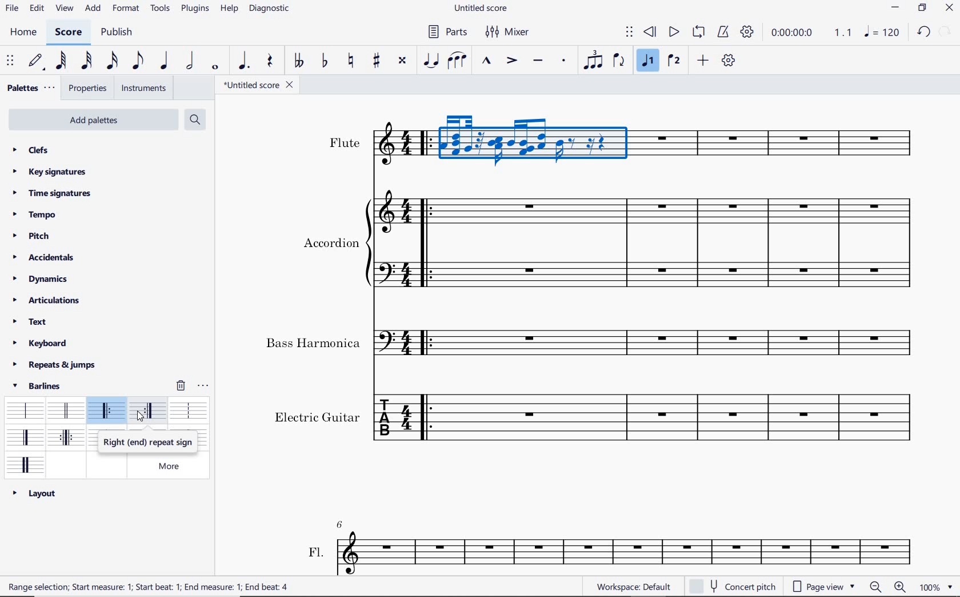  I want to click on augmentation dot, so click(242, 61).